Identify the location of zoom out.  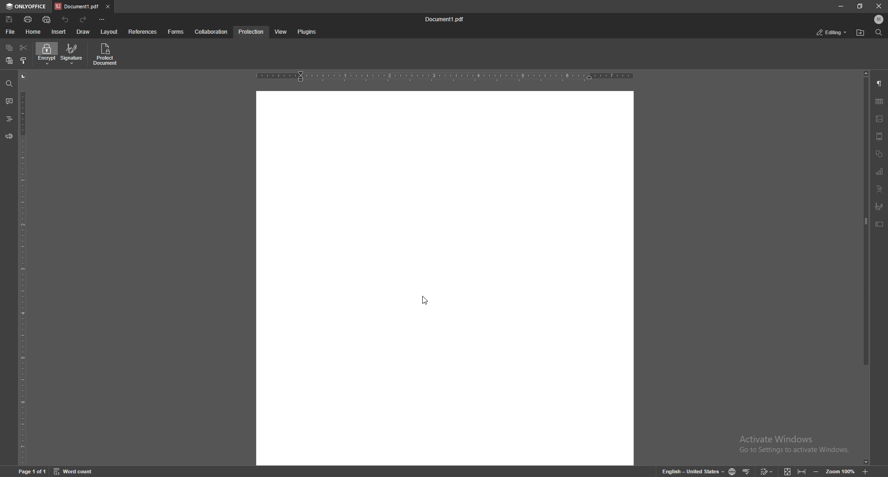
(818, 471).